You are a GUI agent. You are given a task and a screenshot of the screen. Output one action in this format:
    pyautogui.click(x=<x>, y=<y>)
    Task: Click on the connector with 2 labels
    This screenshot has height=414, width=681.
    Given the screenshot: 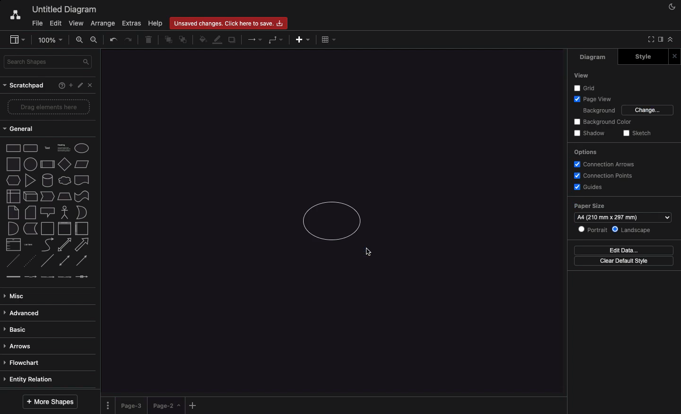 What is the action you would take?
    pyautogui.click(x=47, y=277)
    